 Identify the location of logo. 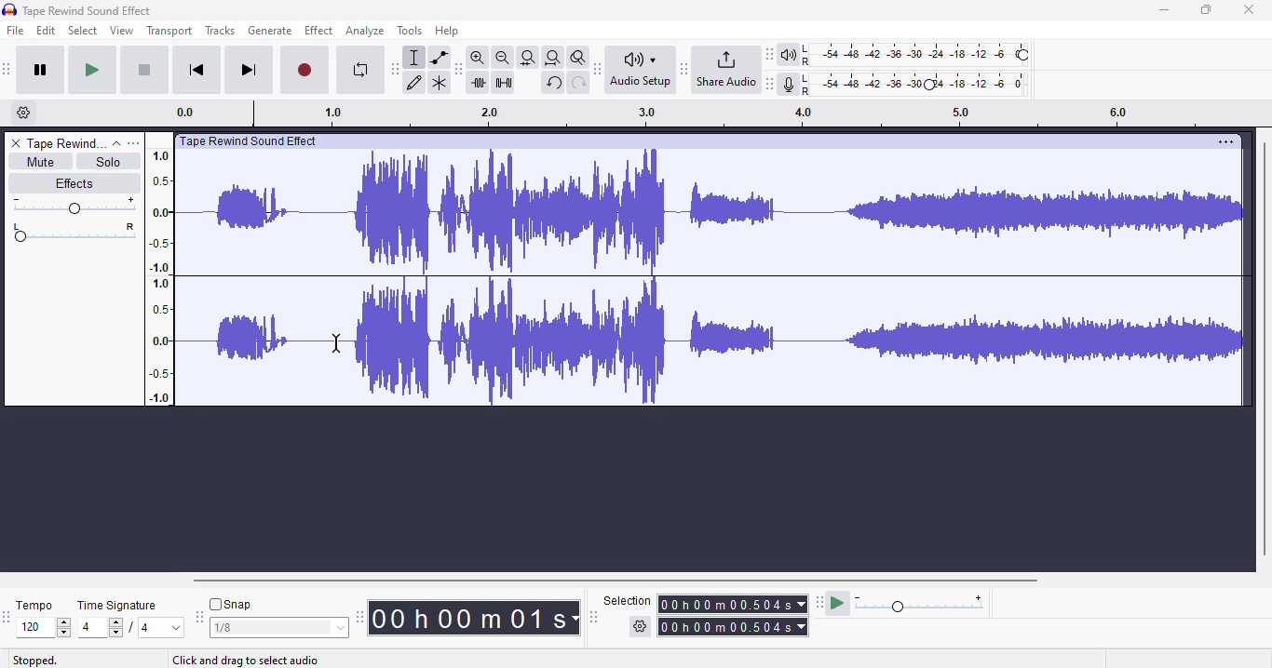
(9, 9).